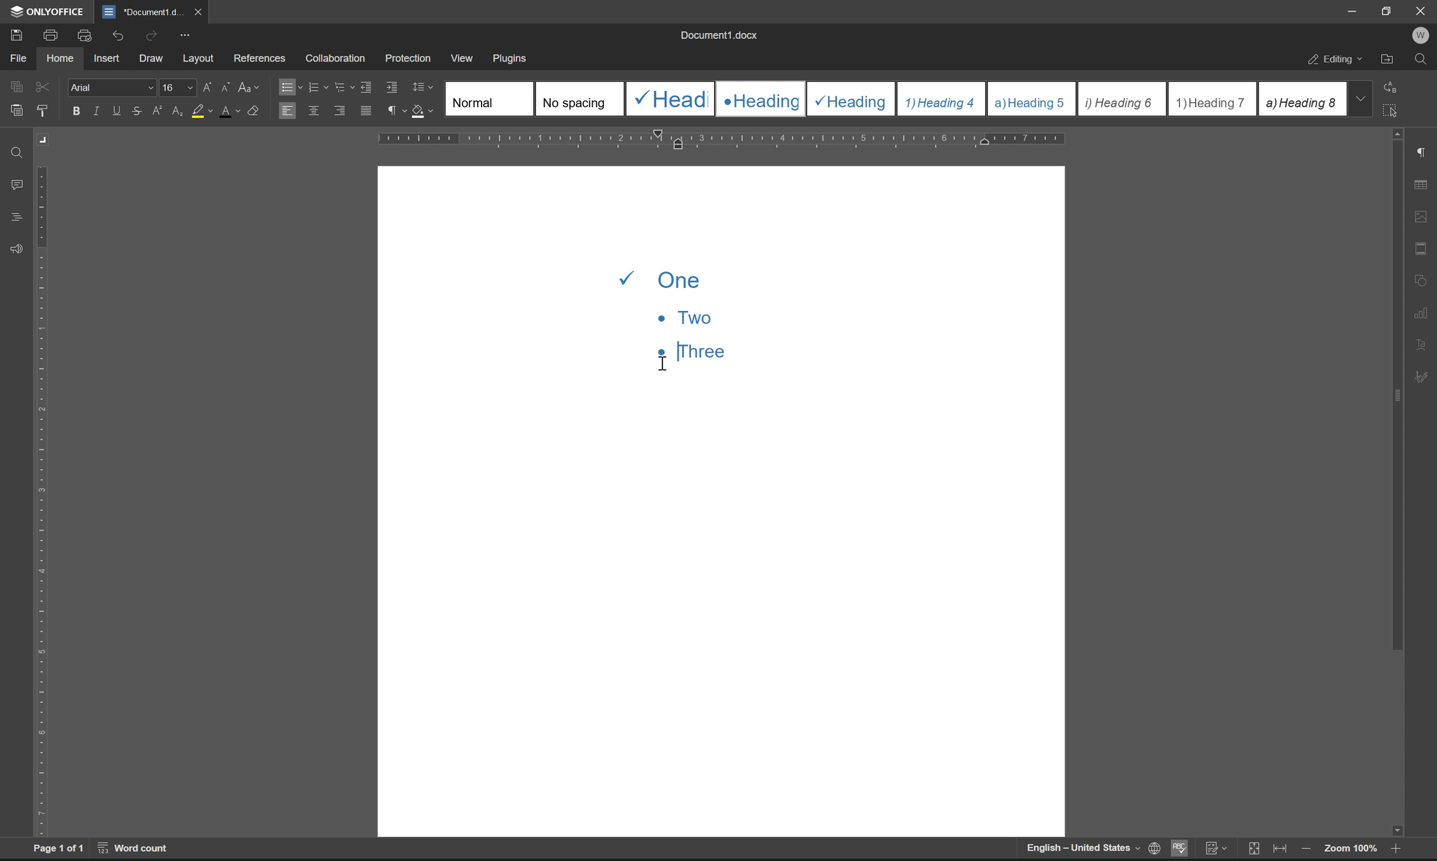  Describe the element at coordinates (206, 85) in the screenshot. I see `increment font case` at that location.